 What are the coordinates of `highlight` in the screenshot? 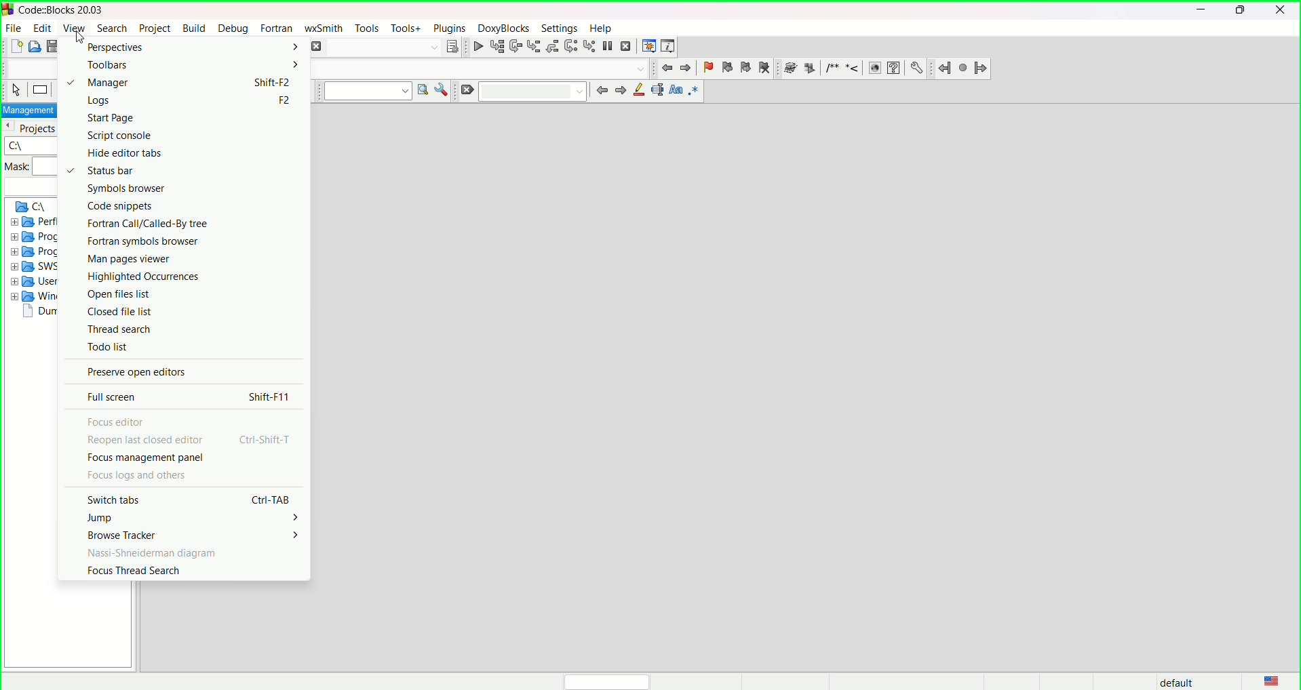 It's located at (640, 91).